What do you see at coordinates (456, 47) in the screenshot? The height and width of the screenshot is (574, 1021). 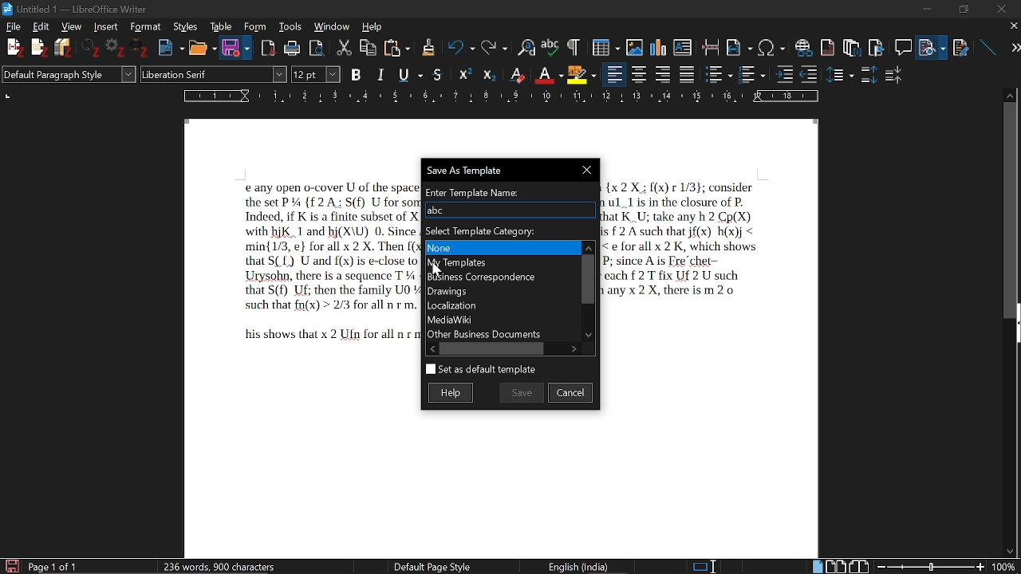 I see `Undo` at bounding box center [456, 47].